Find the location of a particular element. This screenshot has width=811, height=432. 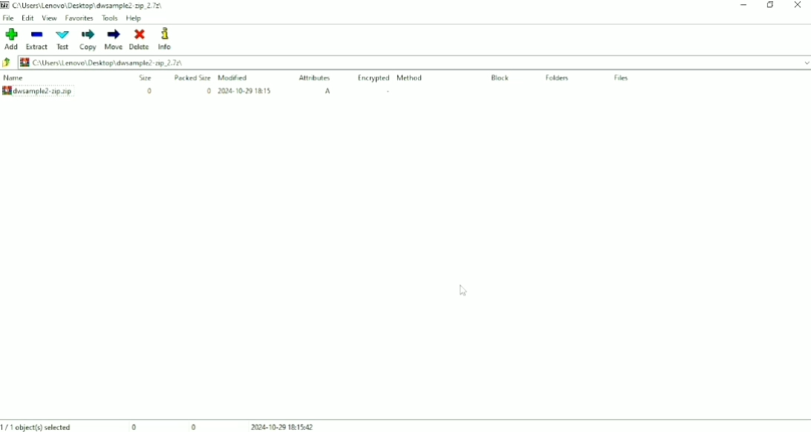

Move is located at coordinates (113, 39).